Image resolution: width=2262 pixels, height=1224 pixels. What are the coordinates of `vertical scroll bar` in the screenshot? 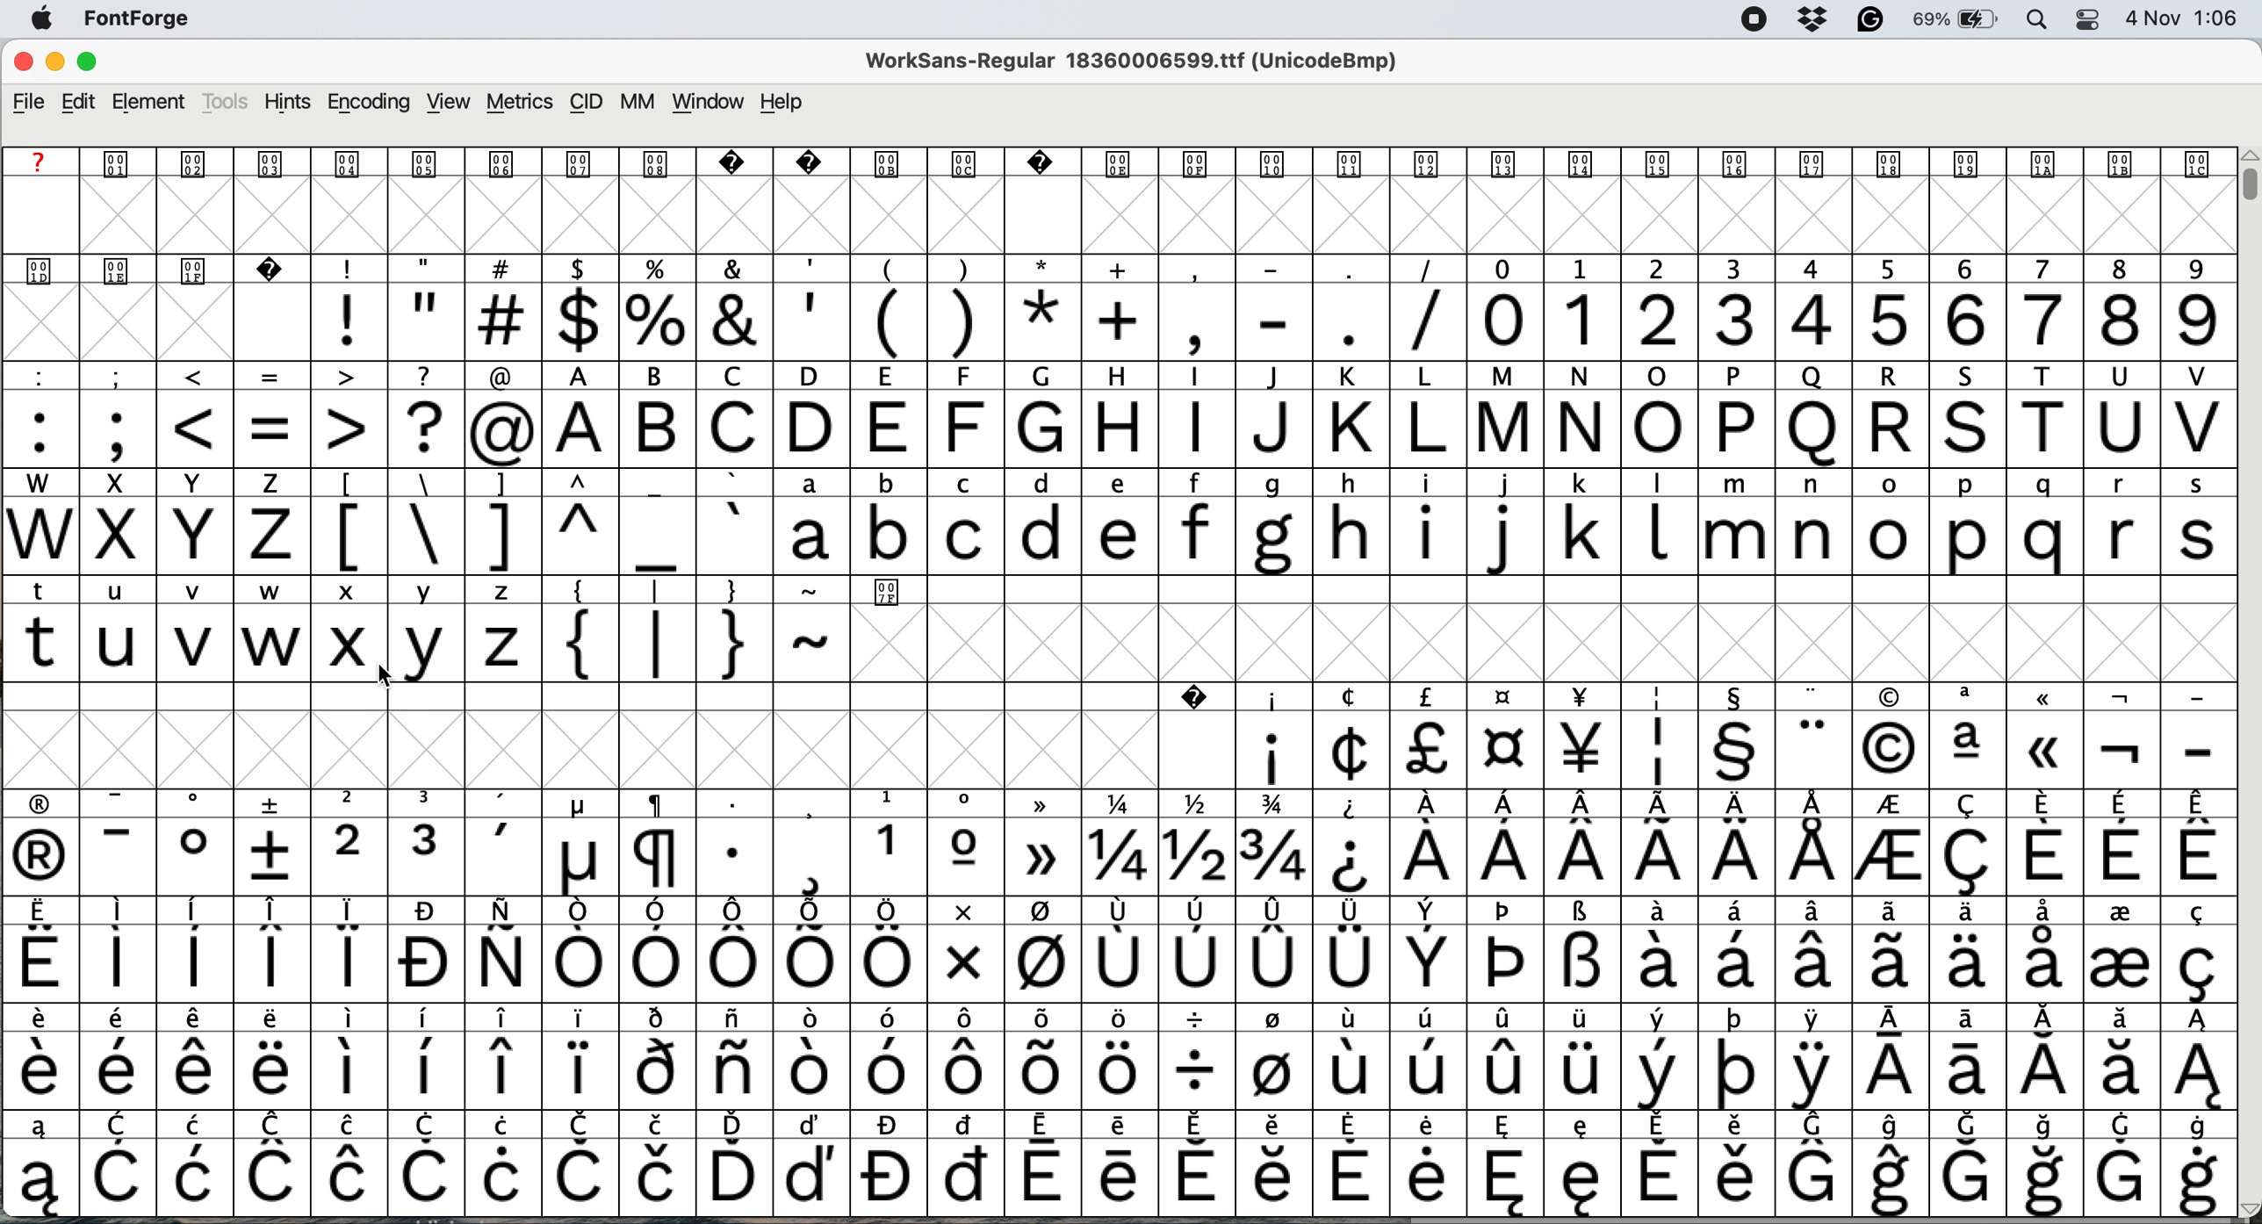 It's located at (2245, 184).